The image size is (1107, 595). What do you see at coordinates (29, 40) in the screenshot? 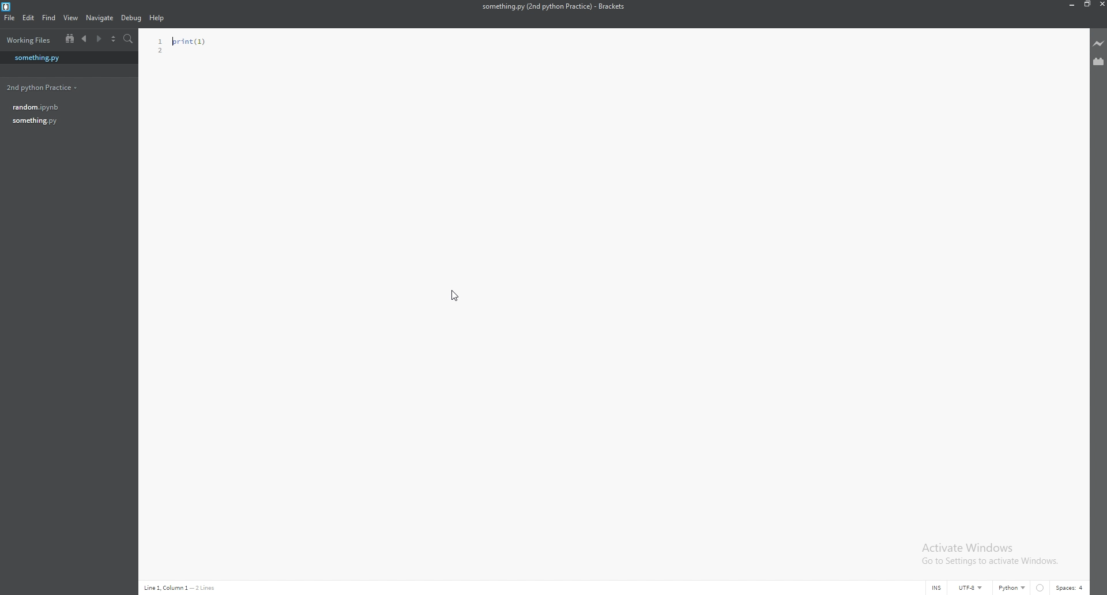
I see `working files` at bounding box center [29, 40].